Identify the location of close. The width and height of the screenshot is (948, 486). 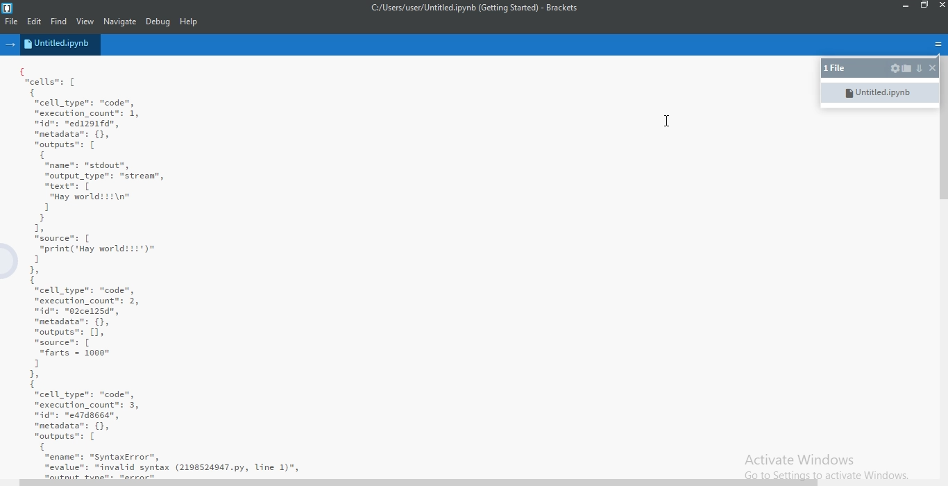
(940, 8).